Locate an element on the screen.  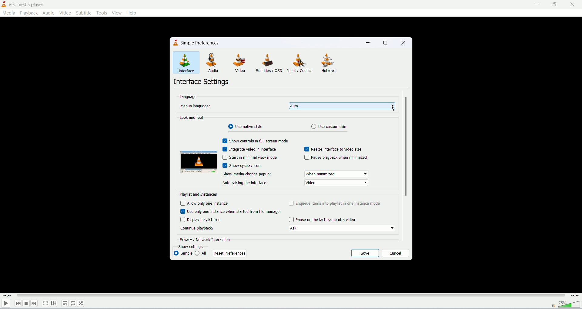
application icon is located at coordinates (4, 5).